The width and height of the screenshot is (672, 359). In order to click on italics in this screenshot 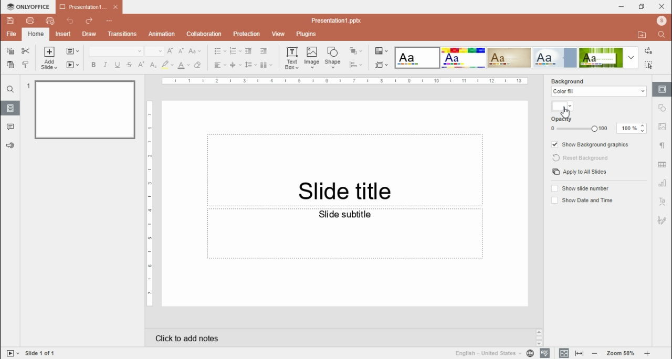, I will do `click(106, 65)`.